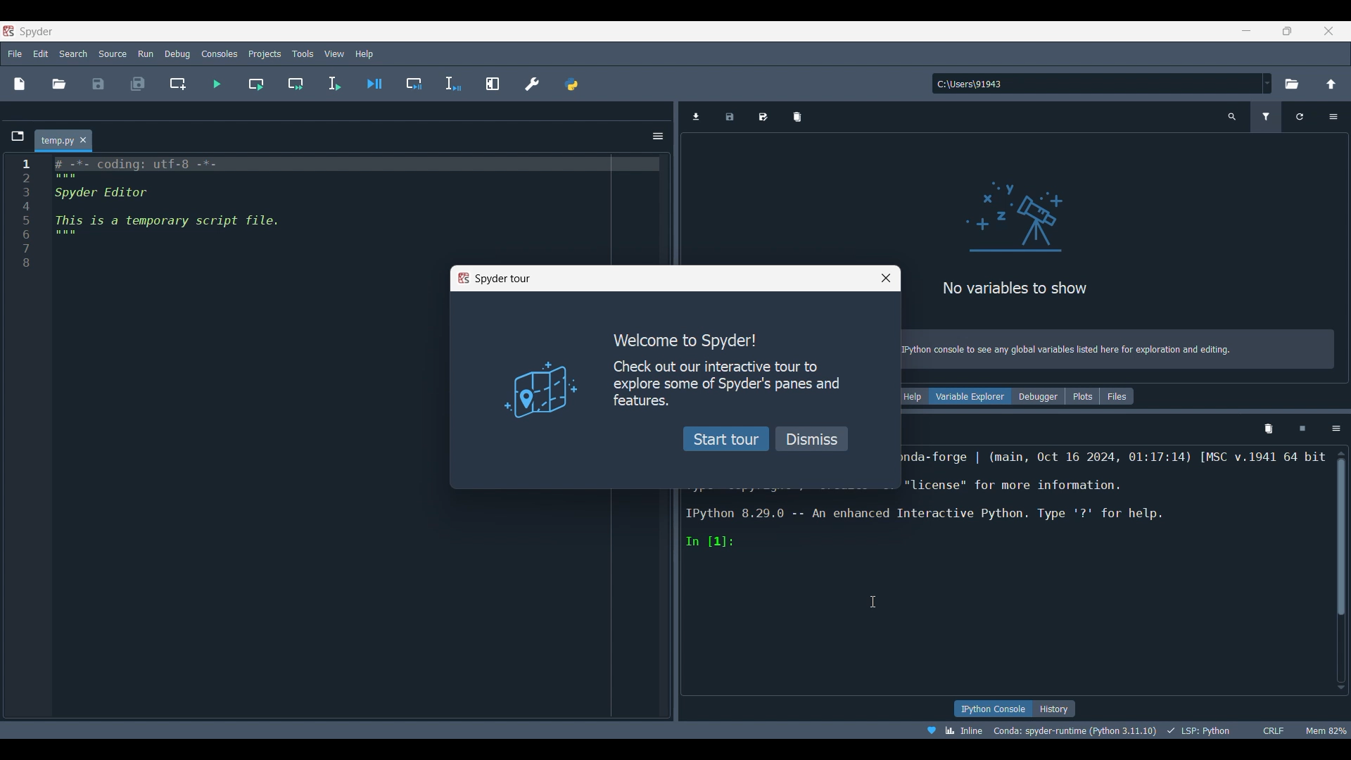 The width and height of the screenshot is (1351, 760). Describe the element at coordinates (1301, 428) in the screenshot. I see `pause` at that location.